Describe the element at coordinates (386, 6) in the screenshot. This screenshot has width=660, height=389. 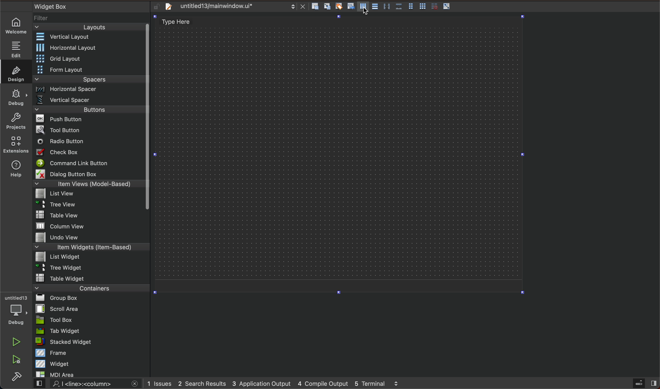
I see `vertical splitter` at that location.